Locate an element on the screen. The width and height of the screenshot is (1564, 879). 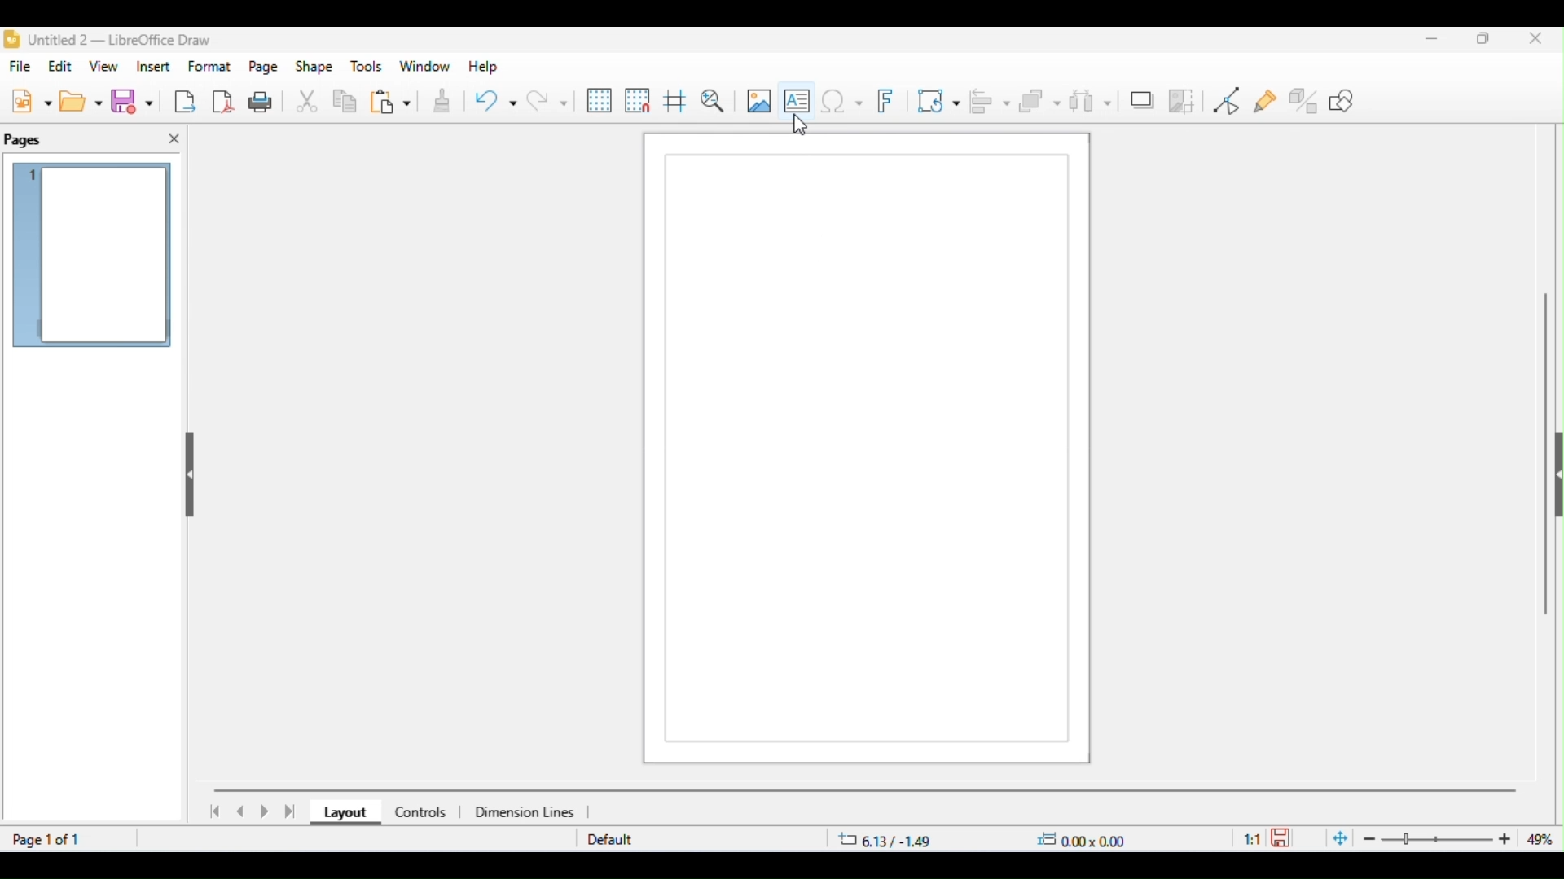
undo is located at coordinates (495, 103).